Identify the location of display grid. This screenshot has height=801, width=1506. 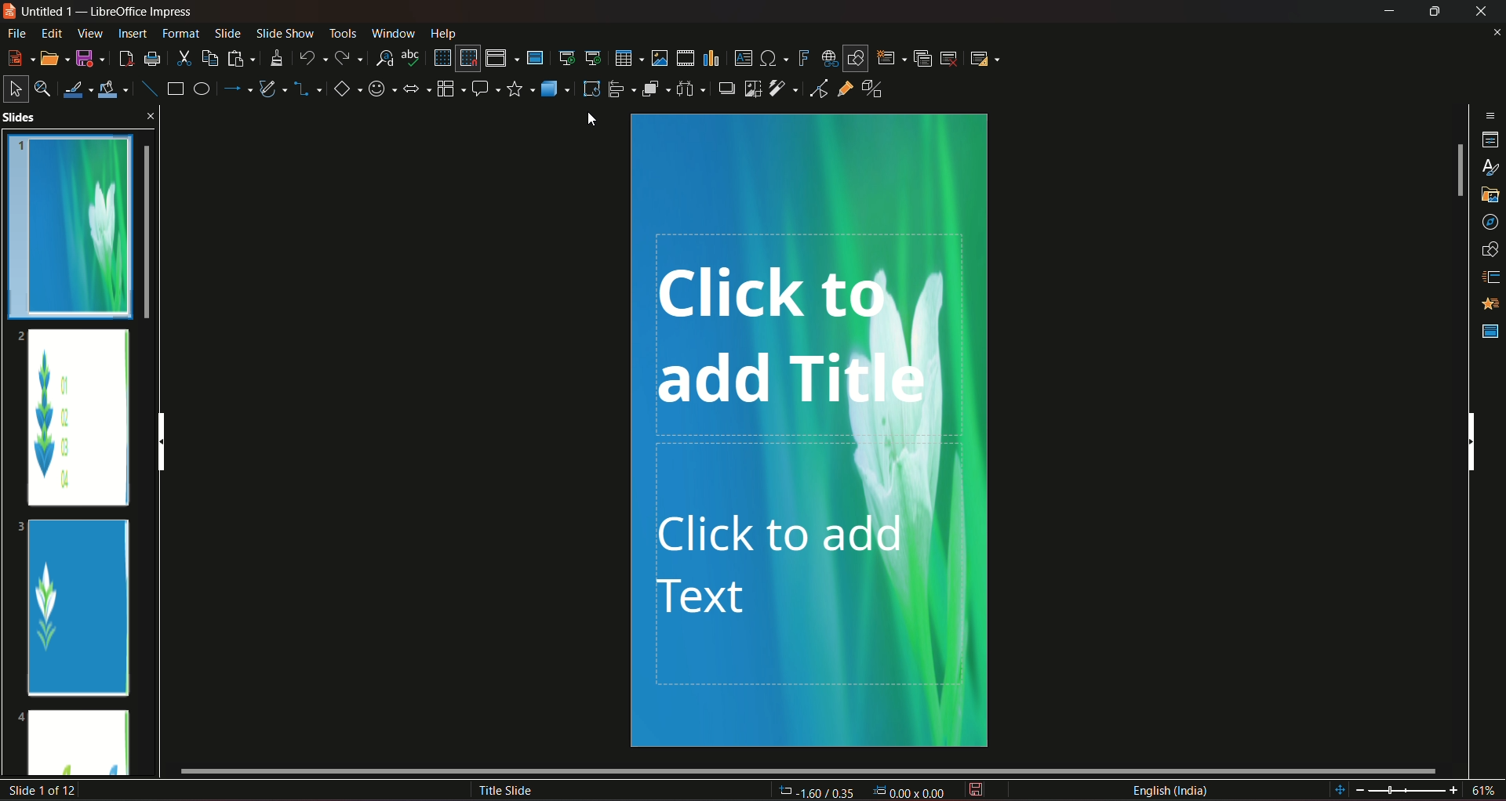
(442, 56).